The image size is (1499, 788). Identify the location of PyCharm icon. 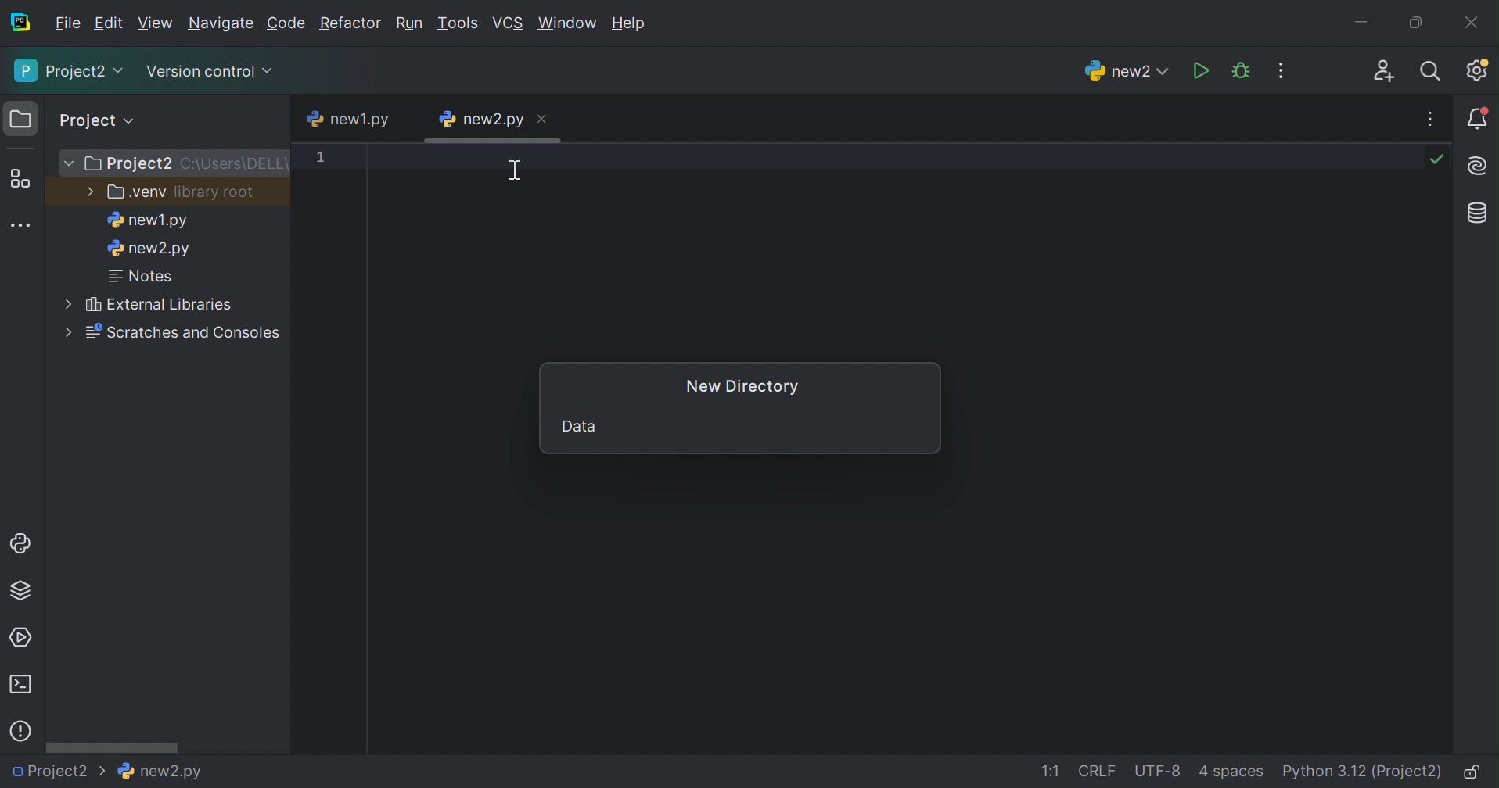
(20, 22).